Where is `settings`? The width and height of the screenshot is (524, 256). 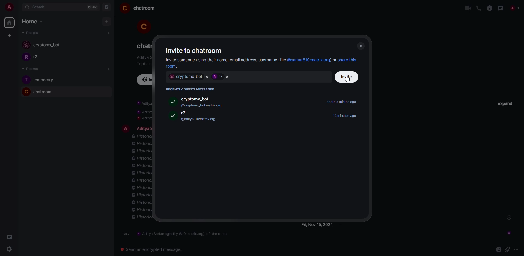
settings is located at coordinates (8, 250).